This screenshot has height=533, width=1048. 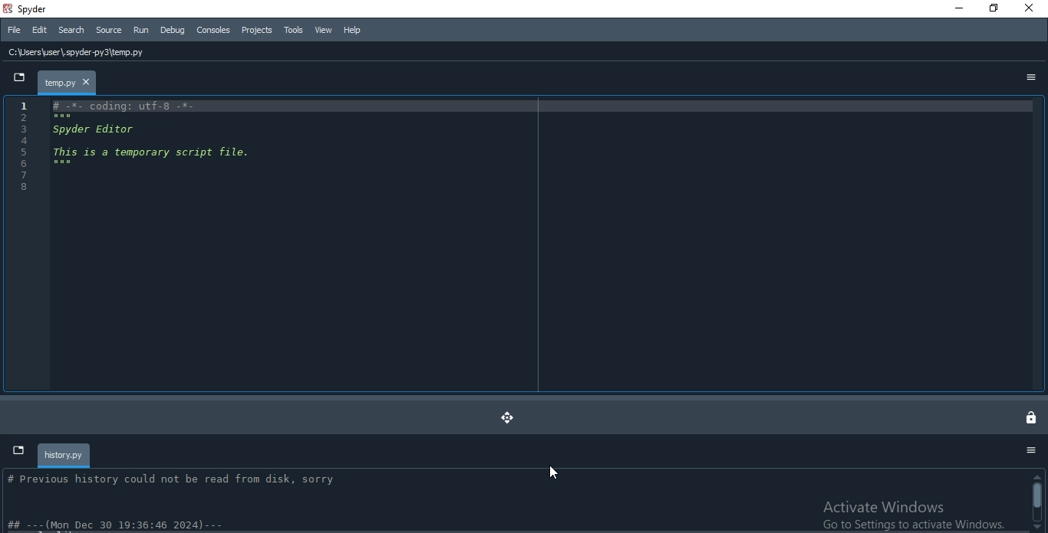 I want to click on View, so click(x=324, y=30).